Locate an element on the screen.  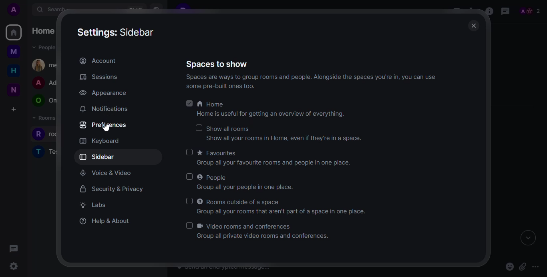
preferences is located at coordinates (103, 124).